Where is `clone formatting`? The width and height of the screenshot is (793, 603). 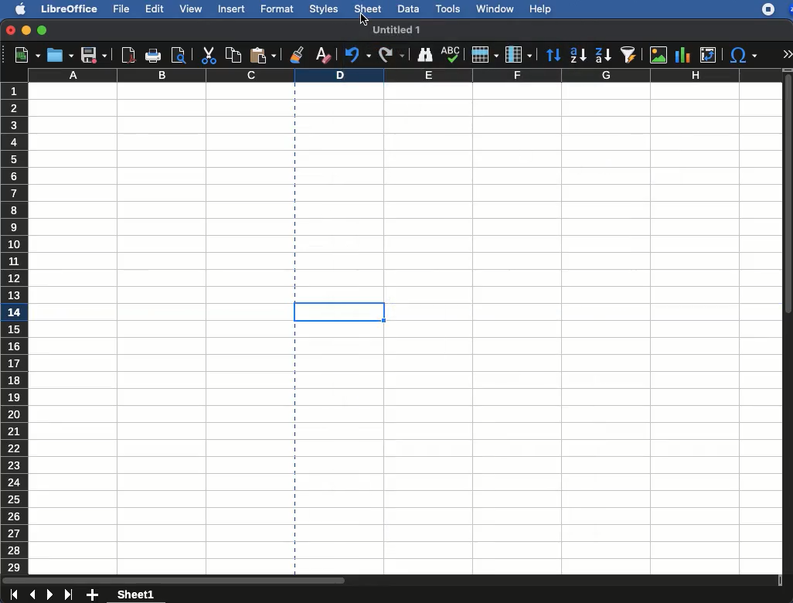
clone formatting is located at coordinates (298, 54).